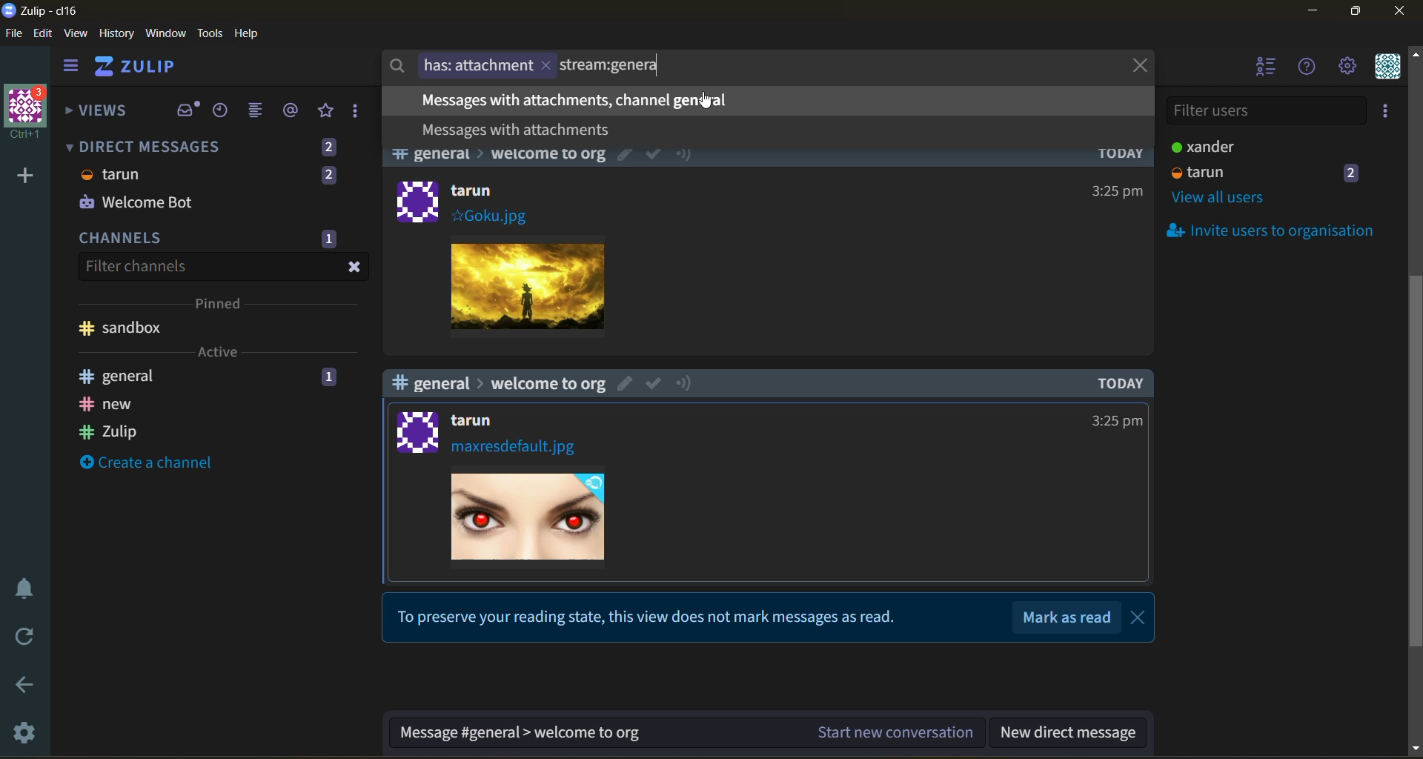  Describe the element at coordinates (222, 111) in the screenshot. I see `recent conversations` at that location.